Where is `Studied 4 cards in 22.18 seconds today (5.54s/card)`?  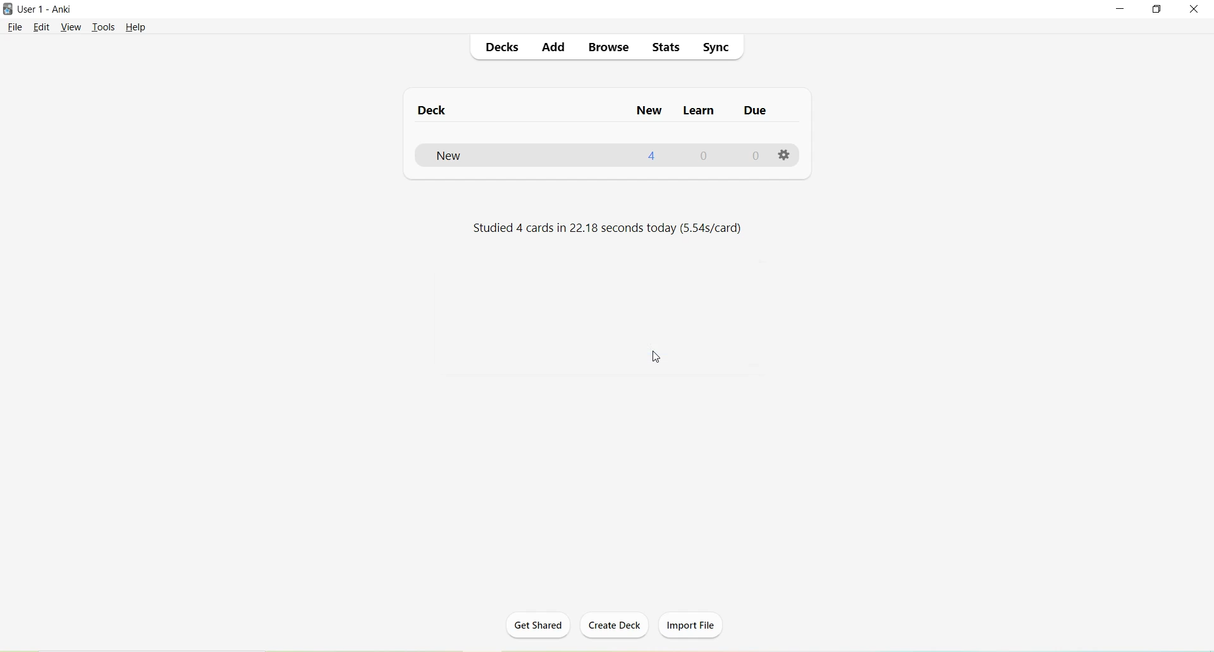 Studied 4 cards in 22.18 seconds today (5.54s/card) is located at coordinates (606, 229).